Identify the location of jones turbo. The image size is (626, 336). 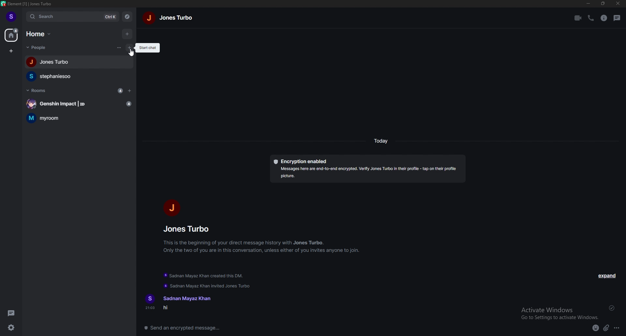
(177, 18).